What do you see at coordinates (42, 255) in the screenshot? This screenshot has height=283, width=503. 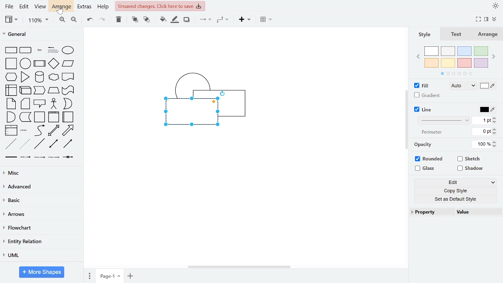 I see `UML` at bounding box center [42, 255].